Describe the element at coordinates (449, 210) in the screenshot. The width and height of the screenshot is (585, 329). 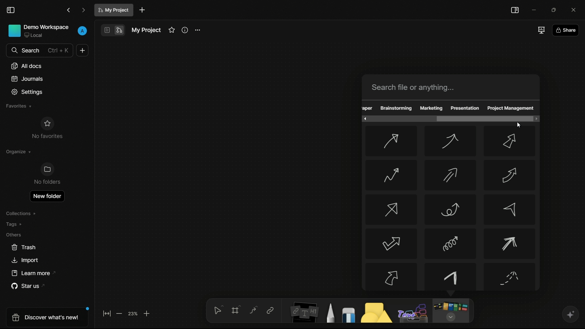
I see `arrow-8` at that location.